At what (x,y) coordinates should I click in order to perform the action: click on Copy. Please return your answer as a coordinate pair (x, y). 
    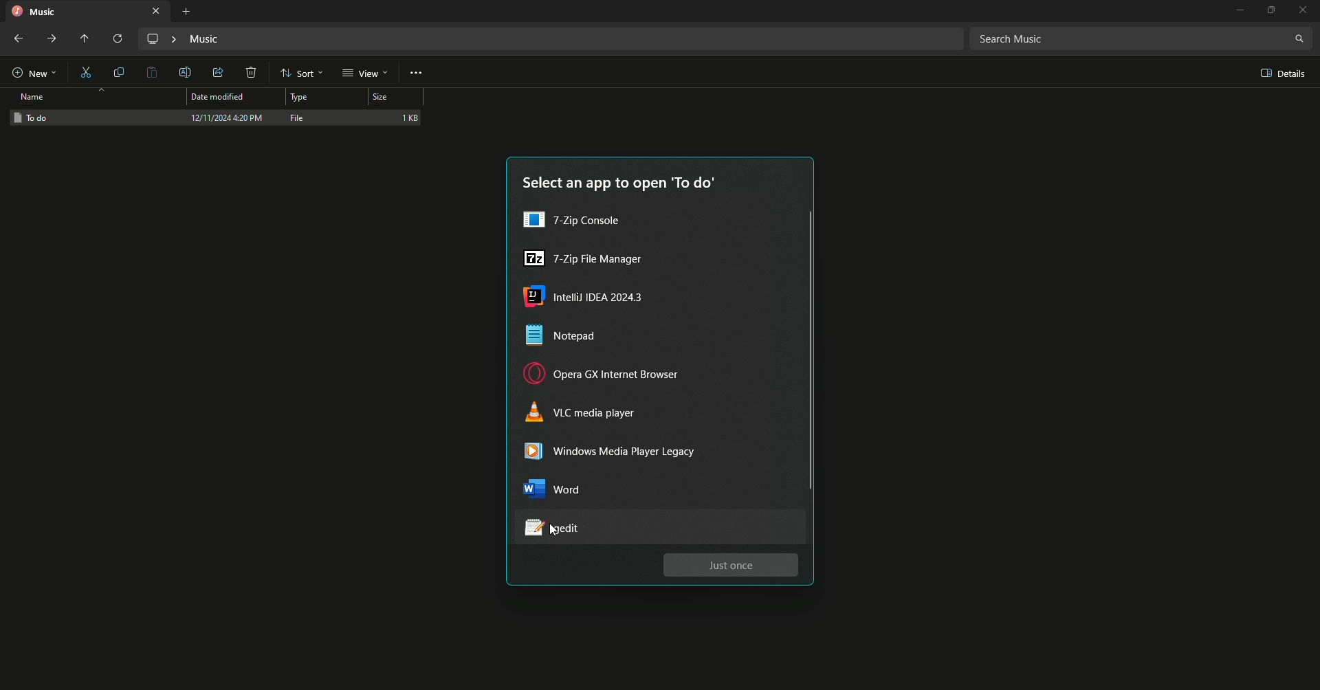
    Looking at the image, I should click on (120, 74).